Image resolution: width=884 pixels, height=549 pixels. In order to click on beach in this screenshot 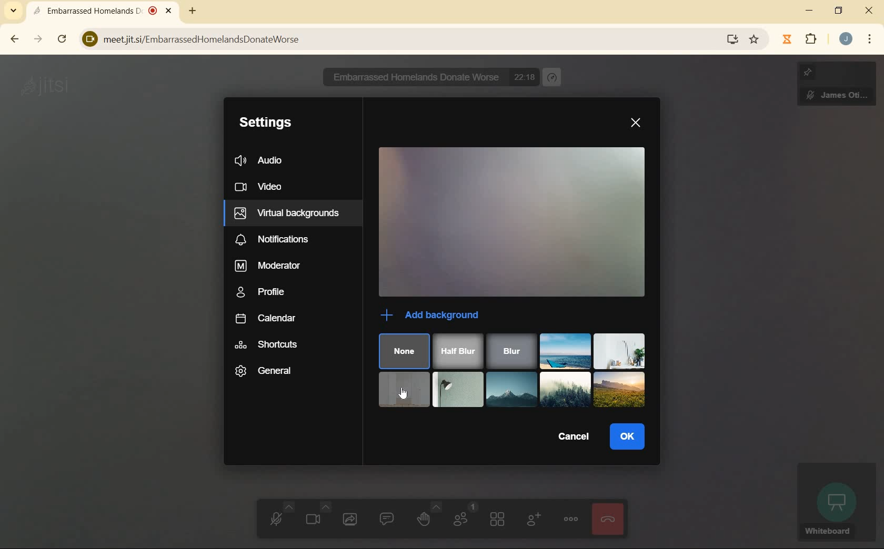, I will do `click(565, 351)`.